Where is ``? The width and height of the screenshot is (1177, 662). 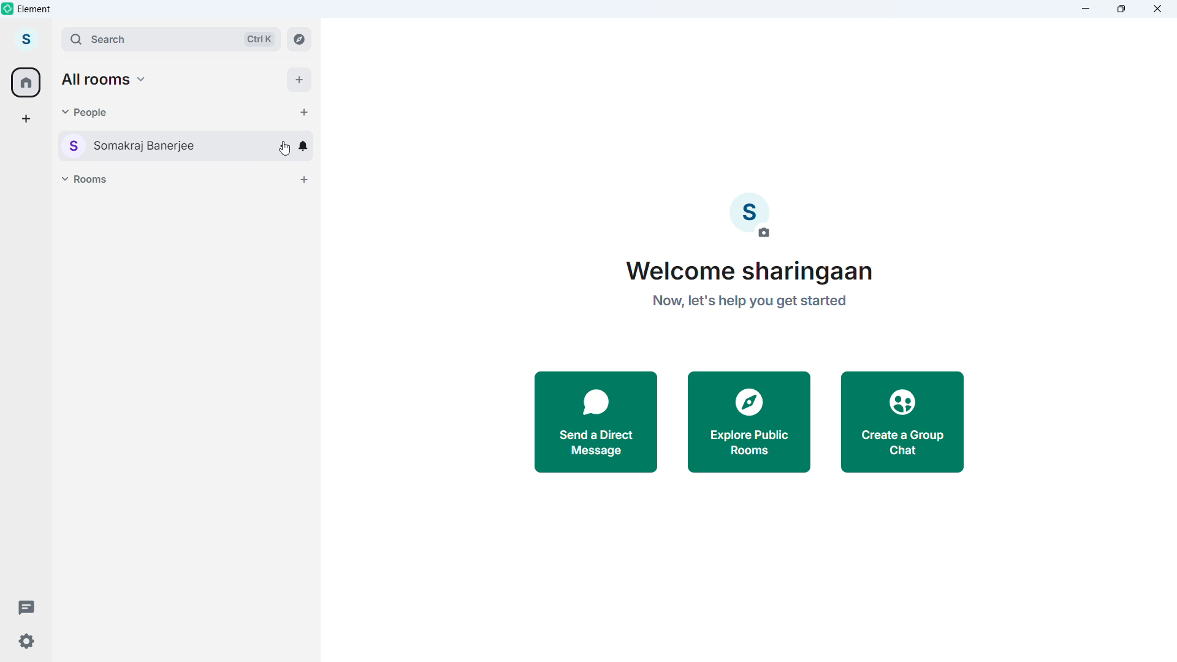  is located at coordinates (299, 40).